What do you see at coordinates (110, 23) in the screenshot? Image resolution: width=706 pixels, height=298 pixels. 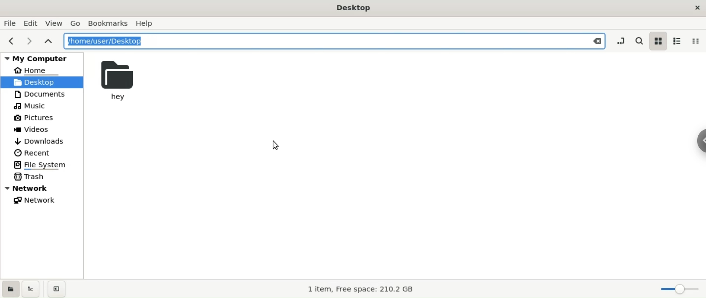 I see `bookamarks` at bounding box center [110, 23].